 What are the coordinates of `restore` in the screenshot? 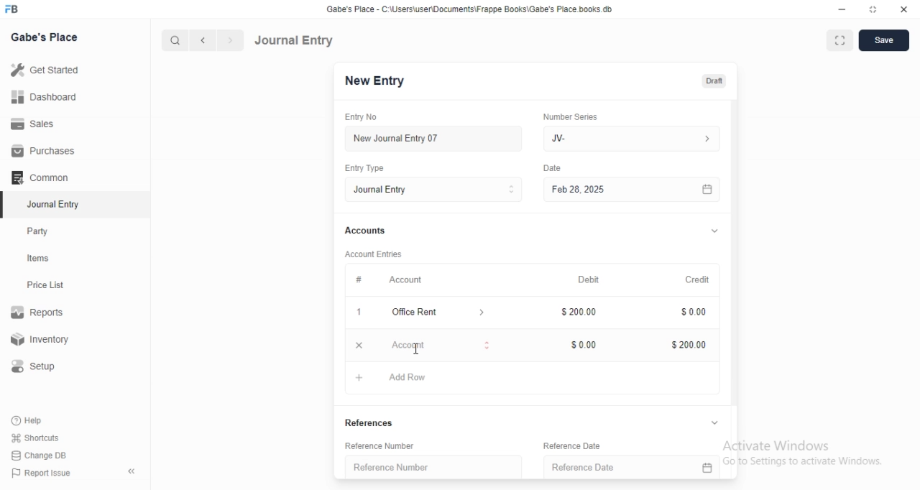 It's located at (872, 9).